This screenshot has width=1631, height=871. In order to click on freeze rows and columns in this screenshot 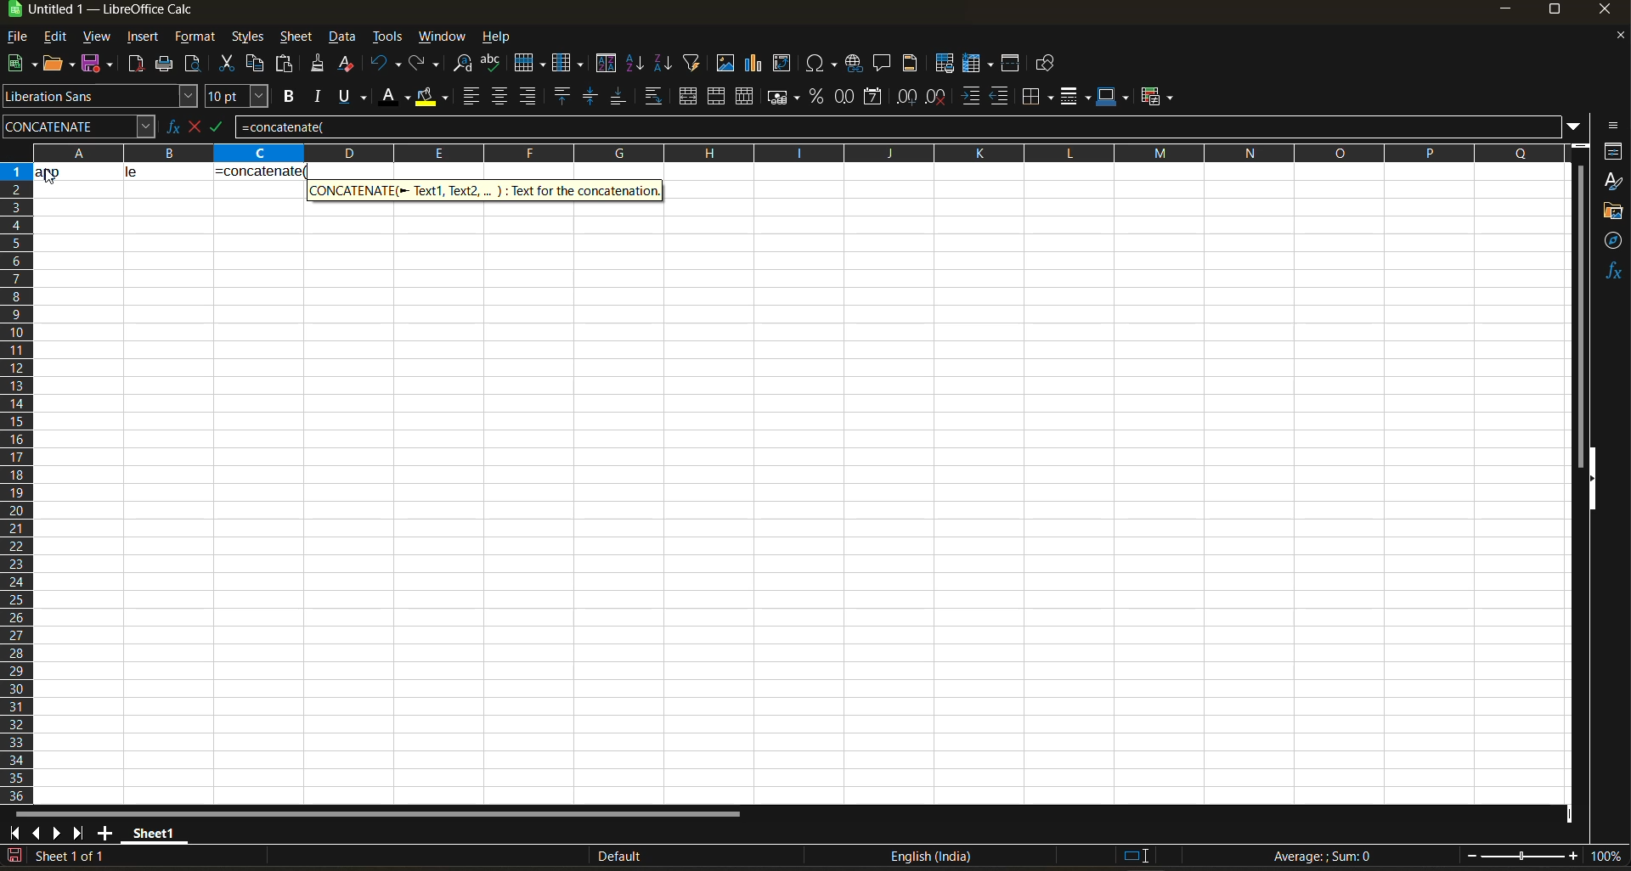, I will do `click(981, 65)`.